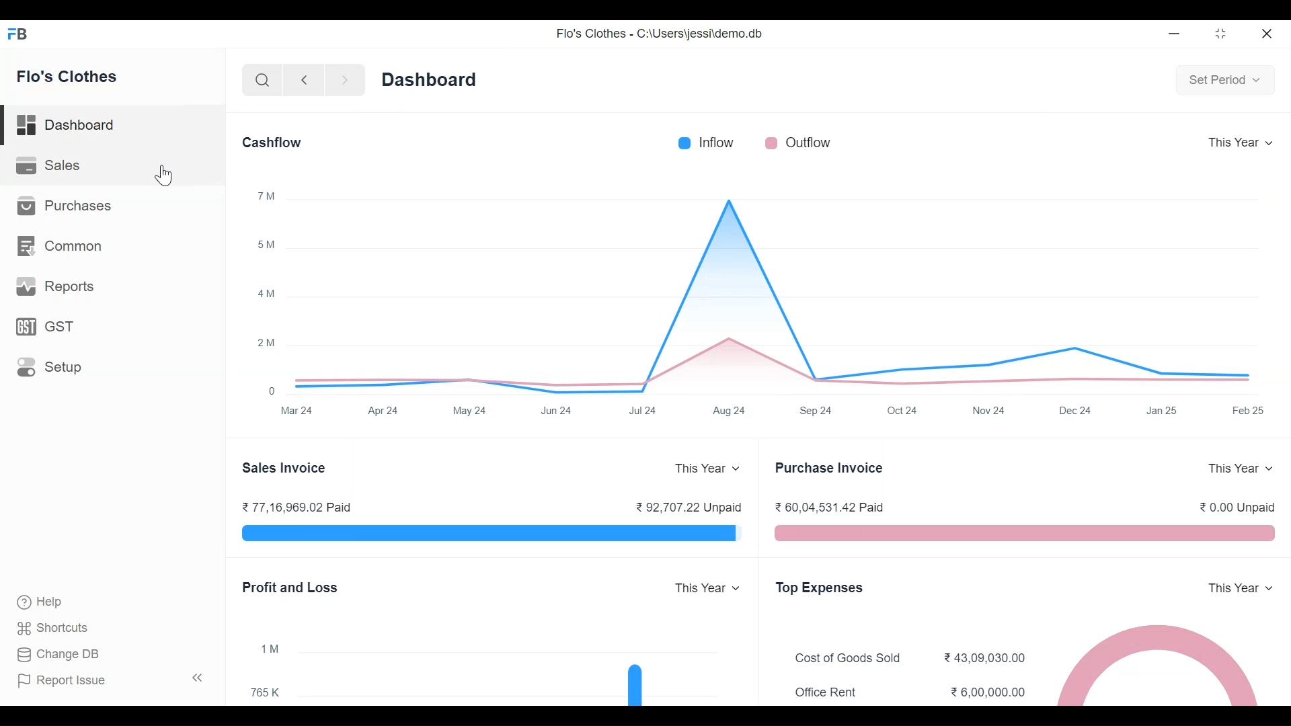 This screenshot has width=1291, height=726. I want to click on Go Back, so click(304, 81).